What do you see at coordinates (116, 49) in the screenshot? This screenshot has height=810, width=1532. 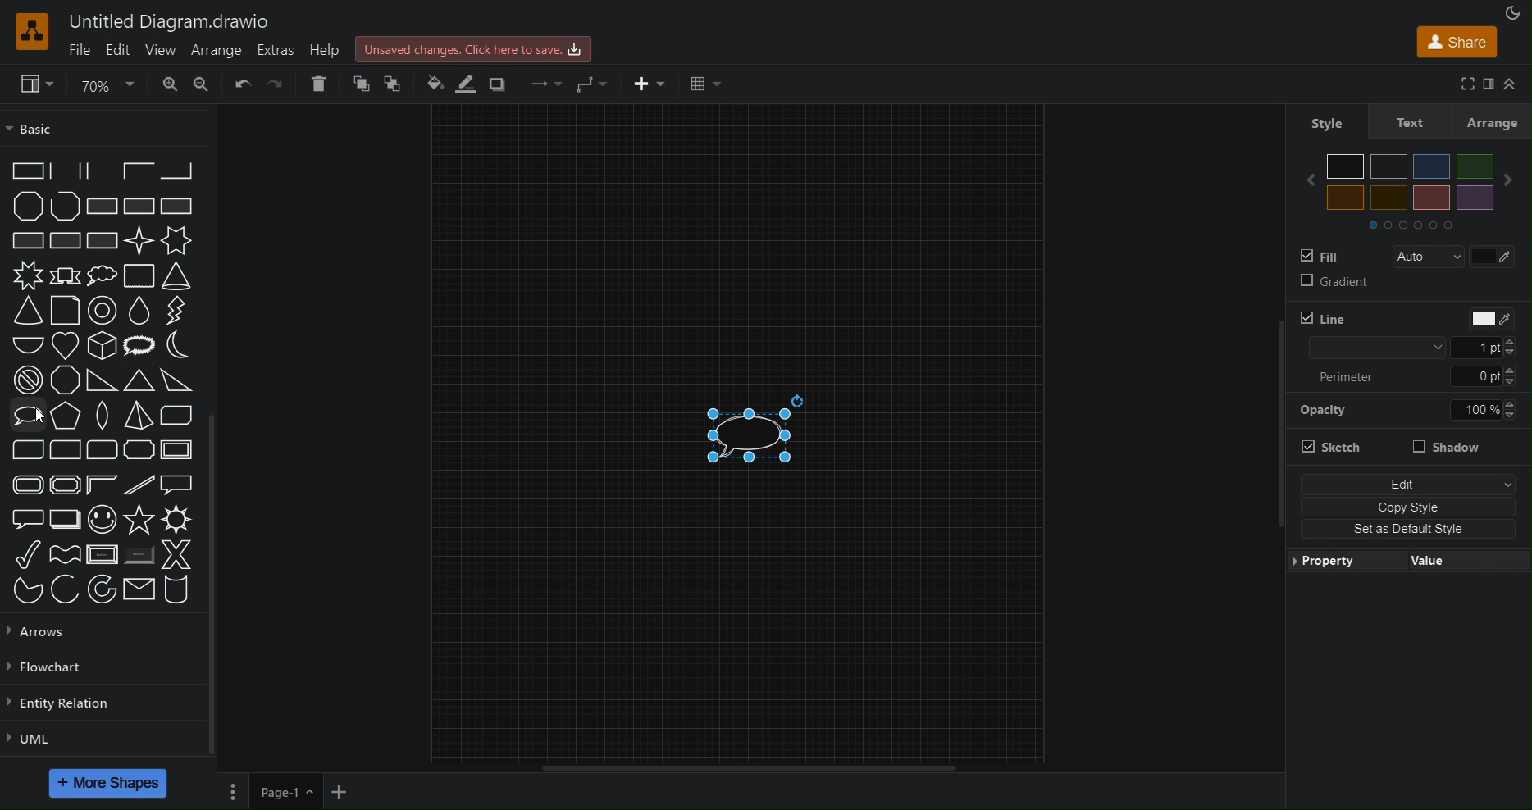 I see `Edit` at bounding box center [116, 49].